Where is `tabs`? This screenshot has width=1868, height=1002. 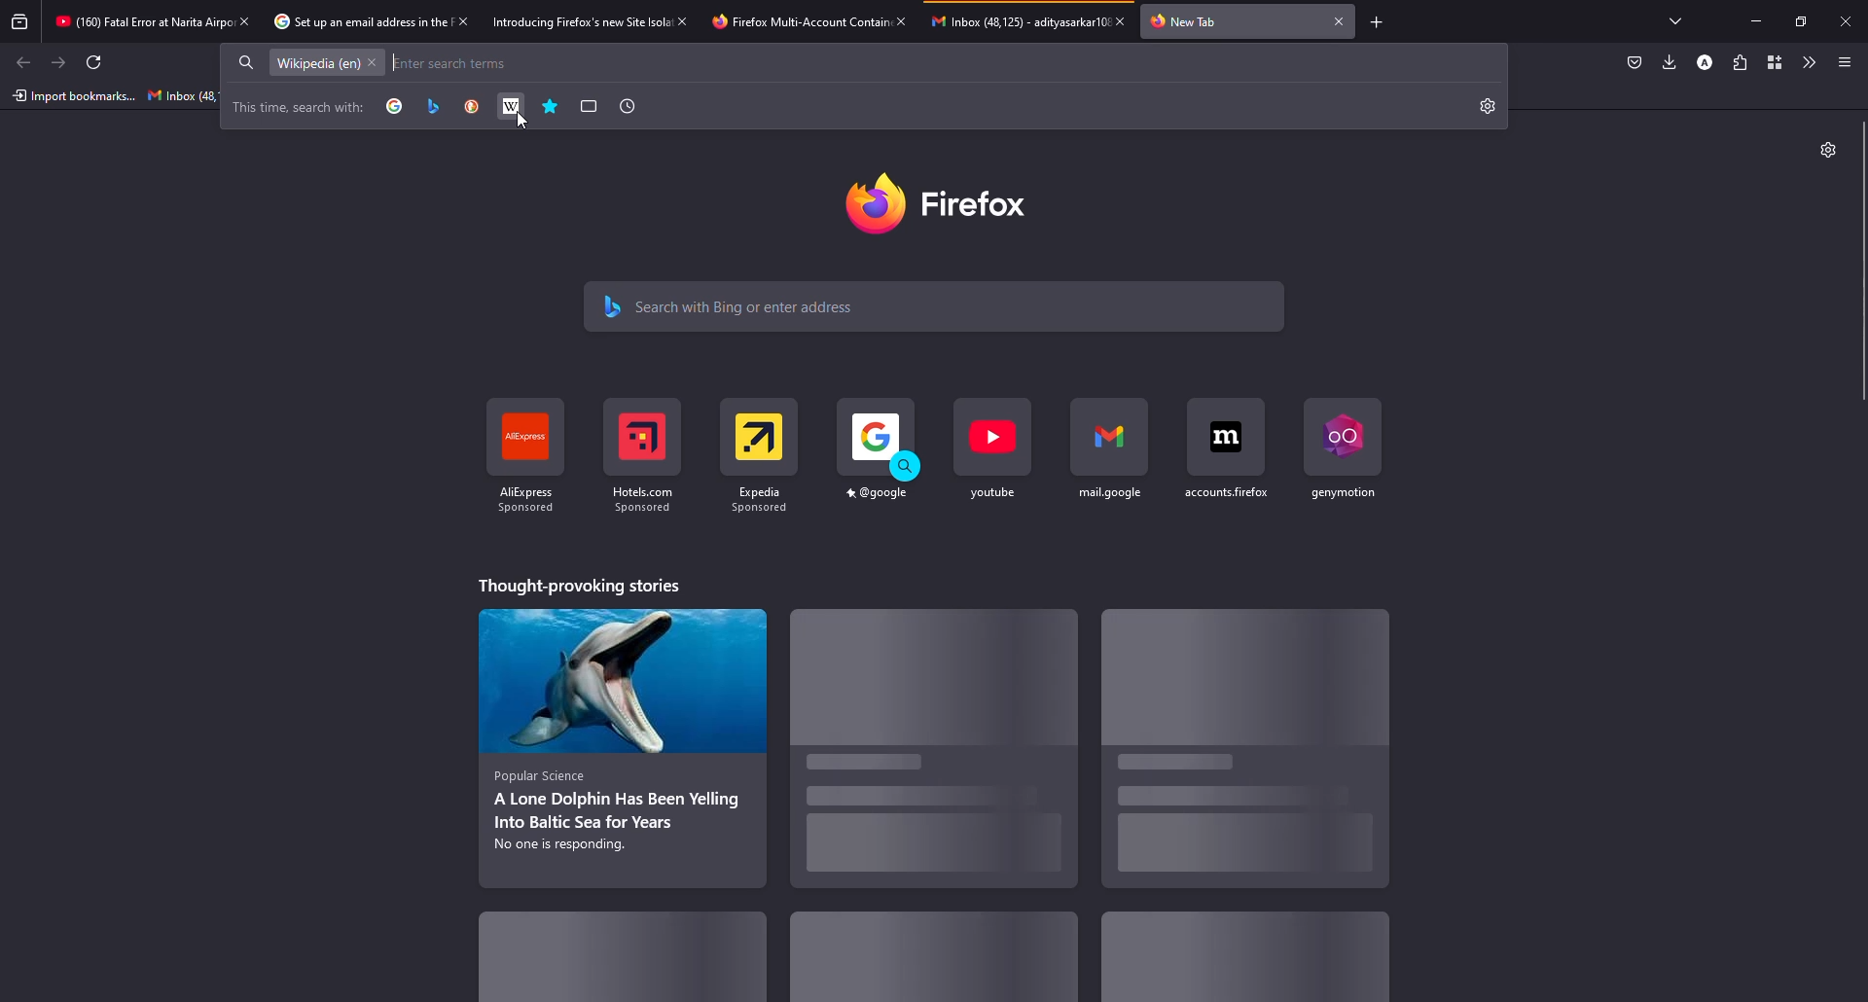
tabs is located at coordinates (1681, 21).